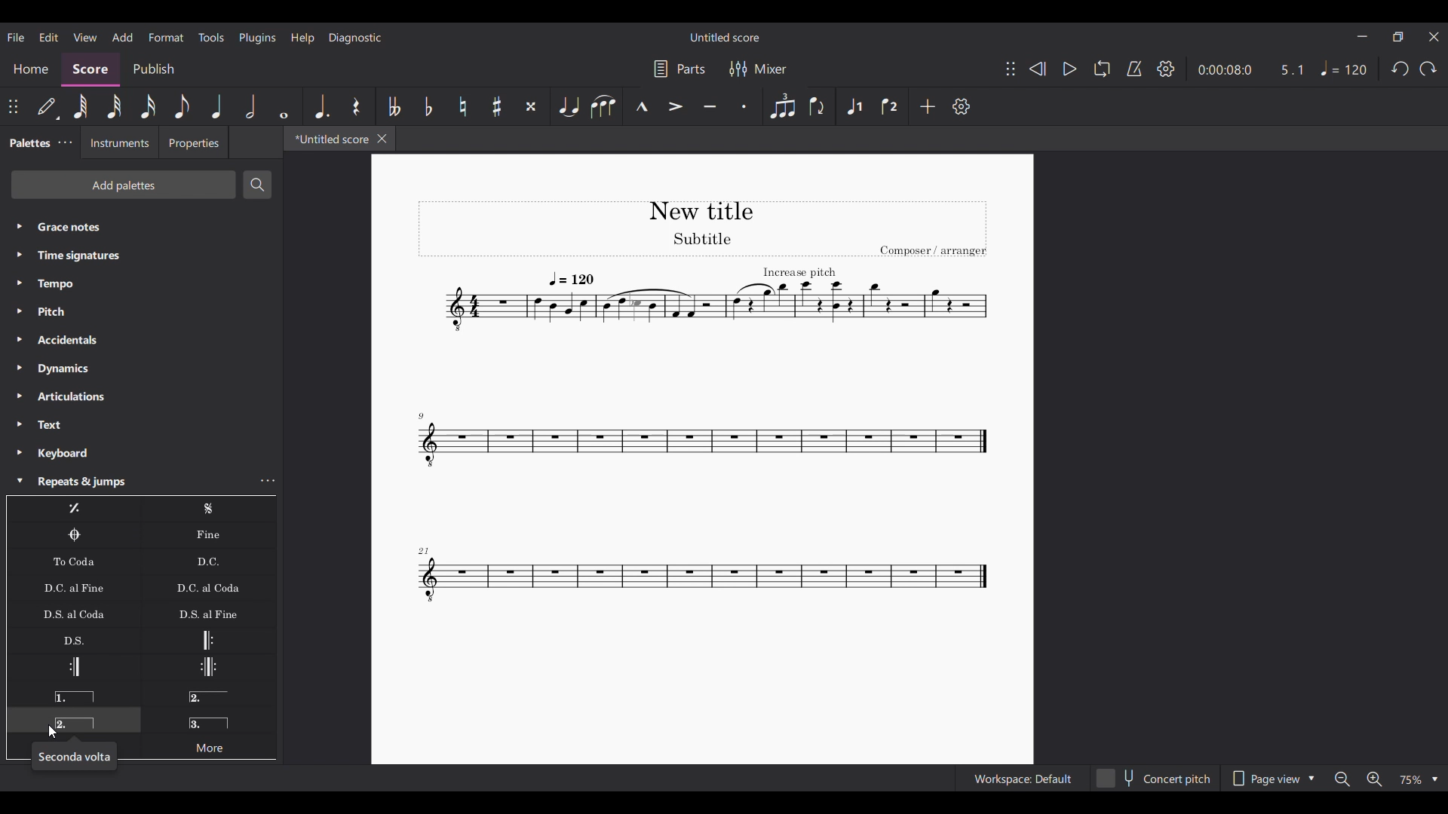 This screenshot has width=1448, height=814. Describe the element at coordinates (49, 106) in the screenshot. I see `Default` at that location.